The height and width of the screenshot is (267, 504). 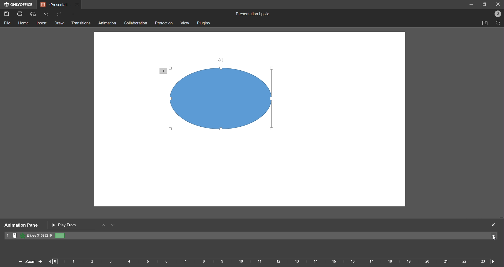 I want to click on Zoom, so click(x=30, y=261).